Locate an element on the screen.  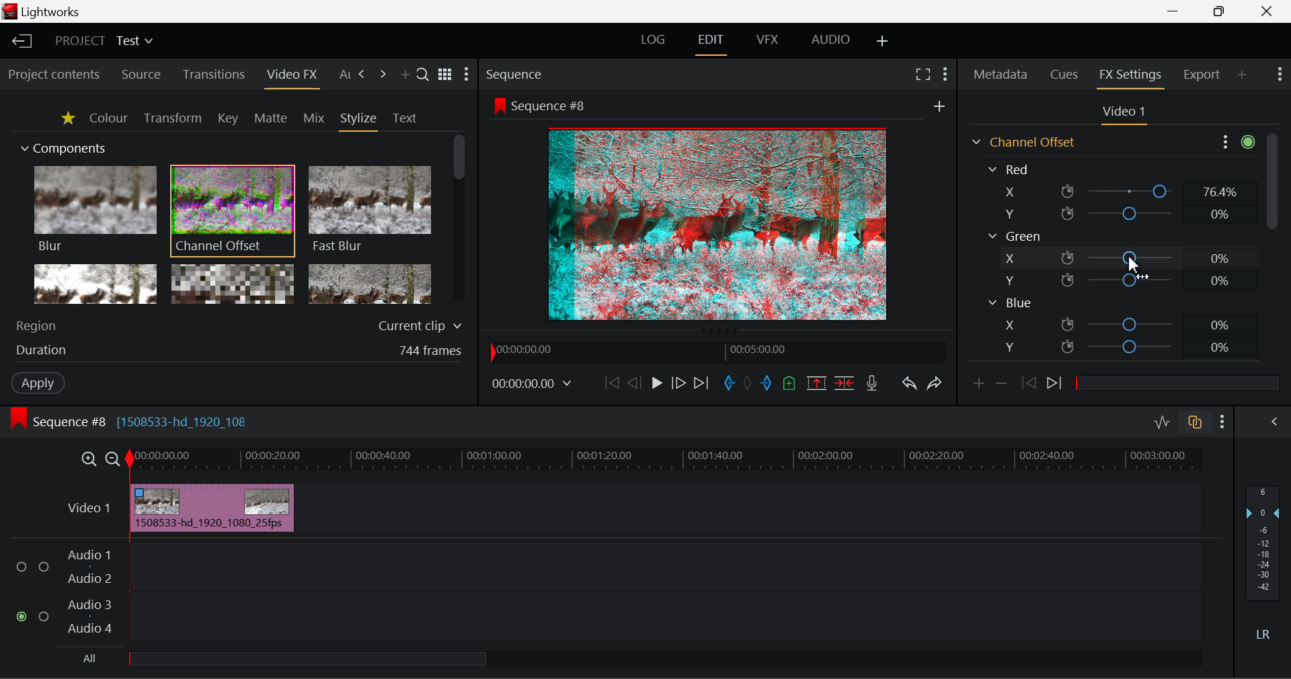
Toggle auto track sync is located at coordinates (1194, 422).